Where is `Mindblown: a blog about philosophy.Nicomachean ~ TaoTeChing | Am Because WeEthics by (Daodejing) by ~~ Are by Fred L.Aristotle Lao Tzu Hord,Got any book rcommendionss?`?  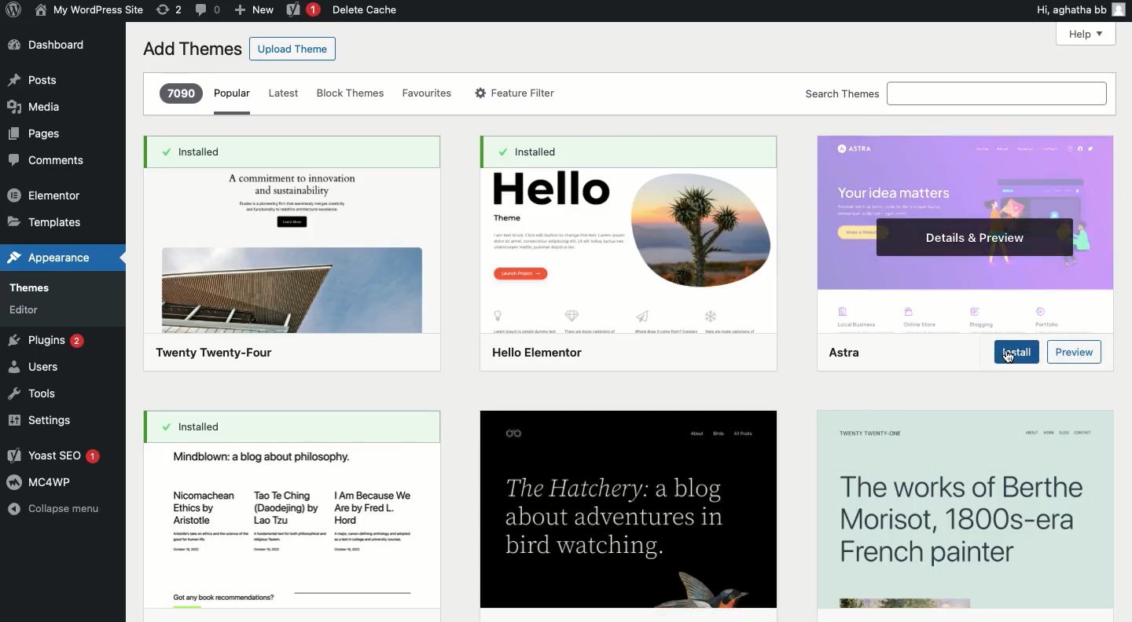 Mindblown: a blog about philosophy.Nicomachean ~ TaoTeChing | Am Because WeEthics by (Daodejing) by ~~ Are by Fred L.Aristotle Lao Tzu Hord,Got any book rcommendionss? is located at coordinates (288, 528).